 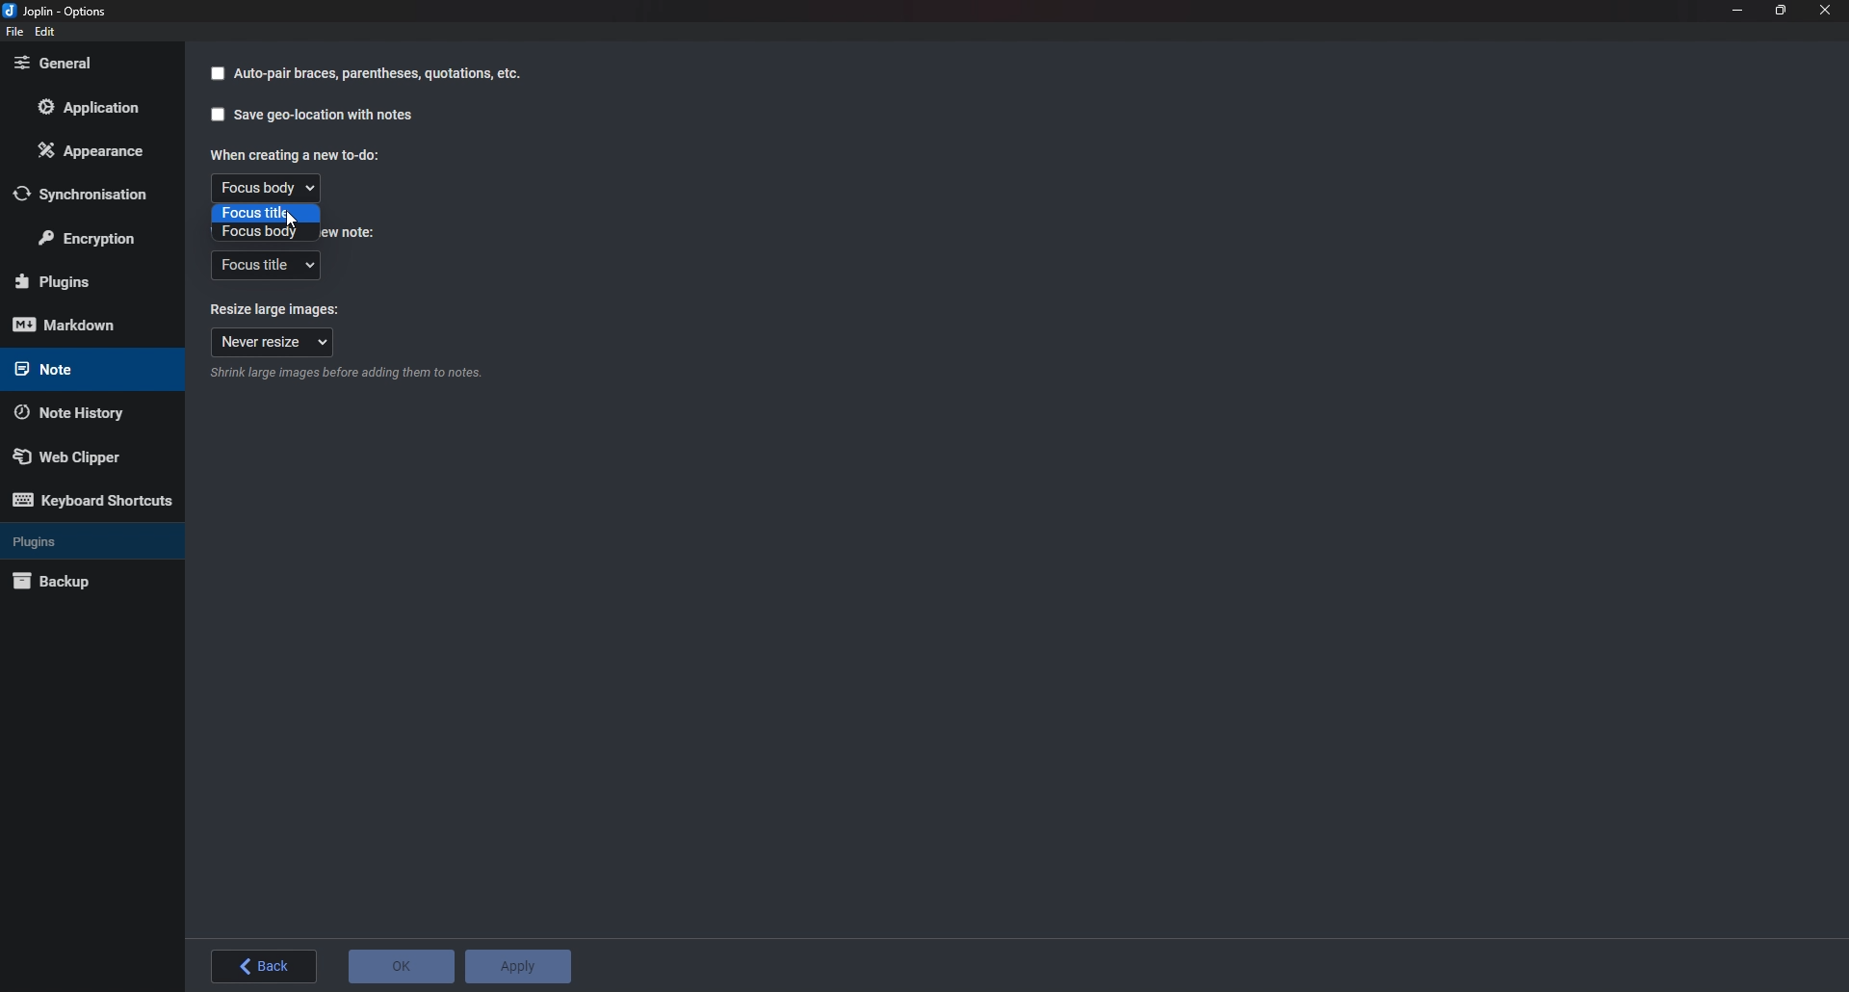 I want to click on joplin, so click(x=62, y=10).